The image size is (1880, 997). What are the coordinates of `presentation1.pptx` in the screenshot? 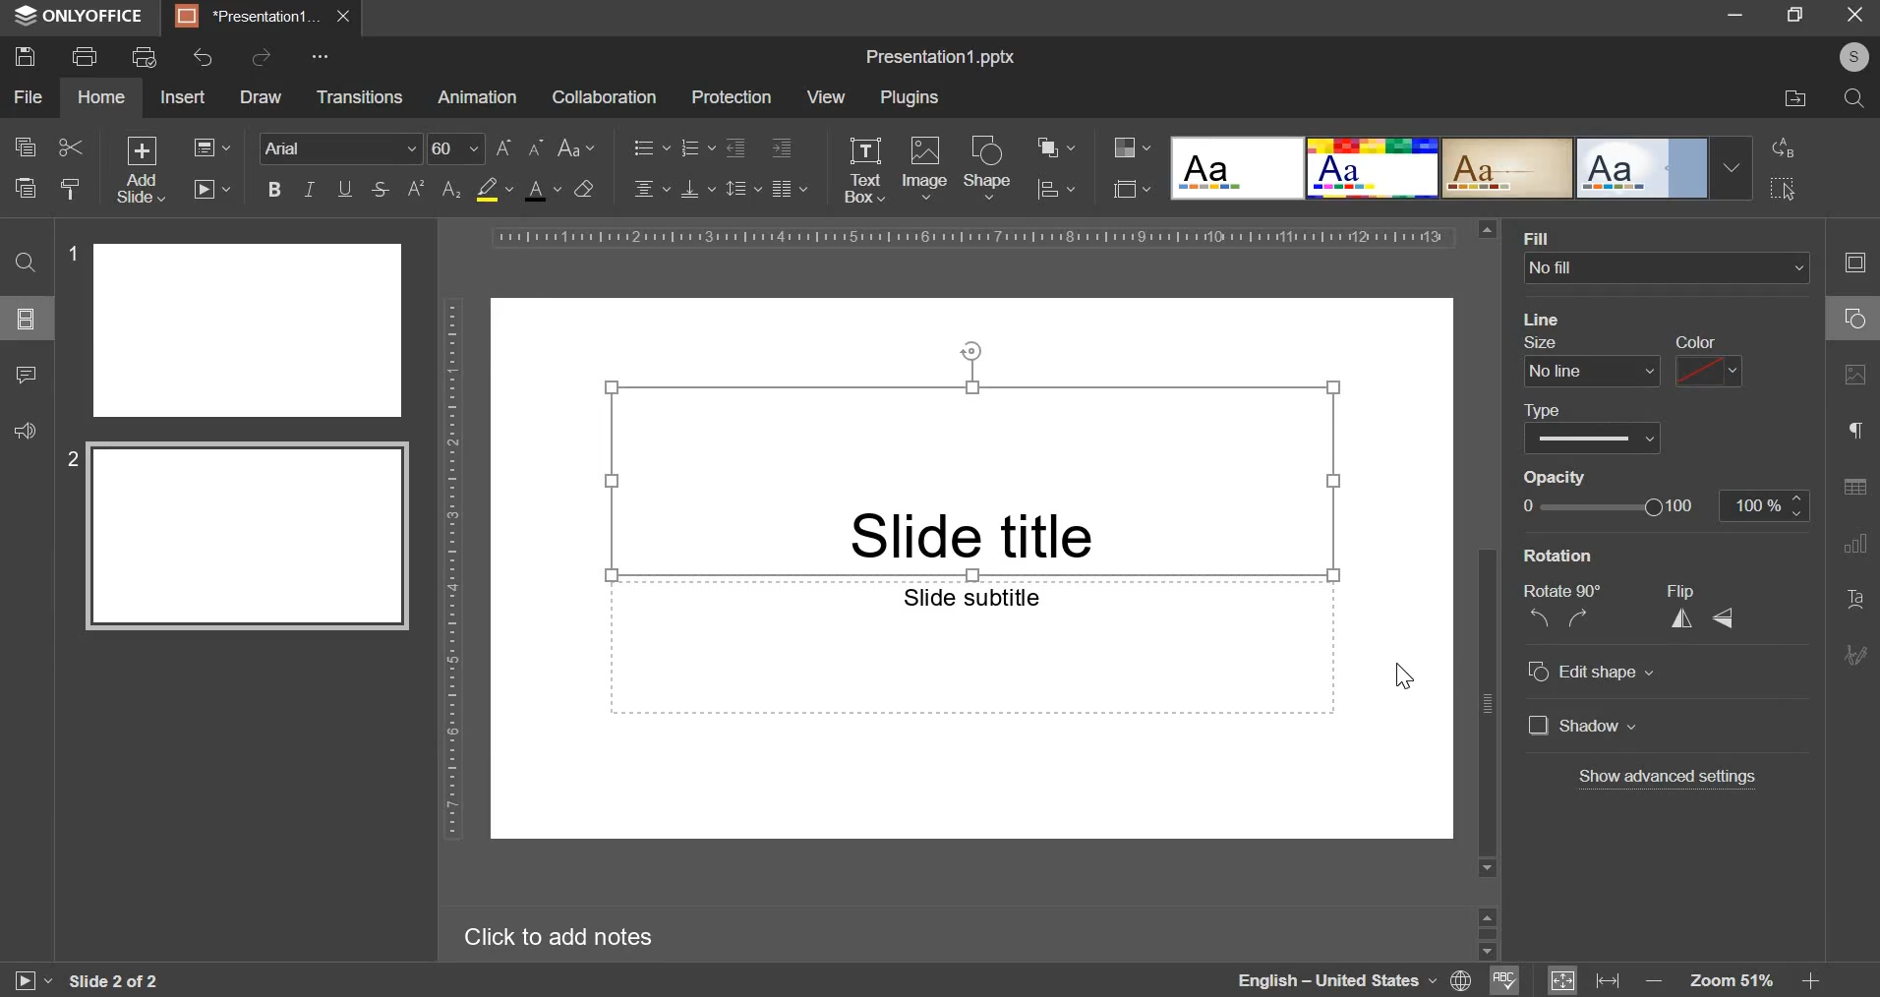 It's located at (942, 53).